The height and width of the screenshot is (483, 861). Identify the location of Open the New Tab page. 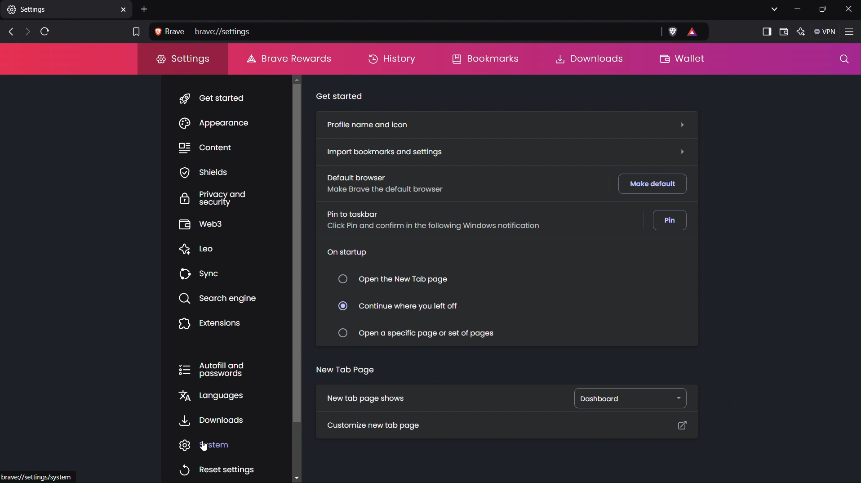
(394, 280).